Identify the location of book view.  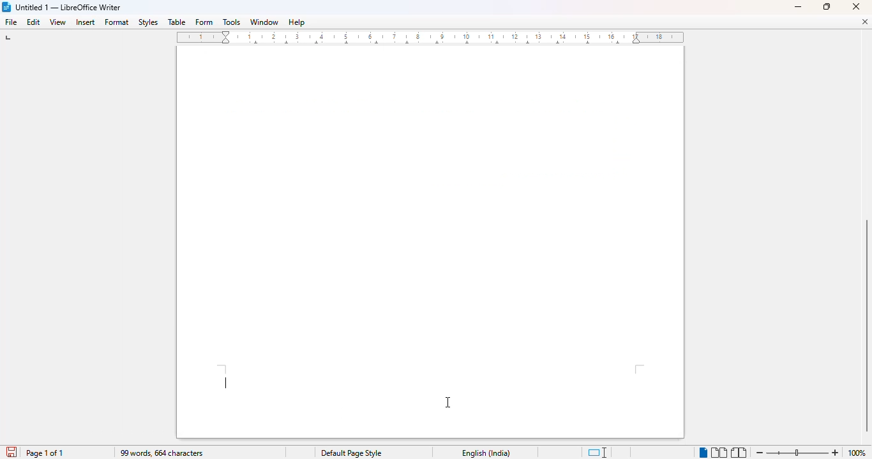
(738, 453).